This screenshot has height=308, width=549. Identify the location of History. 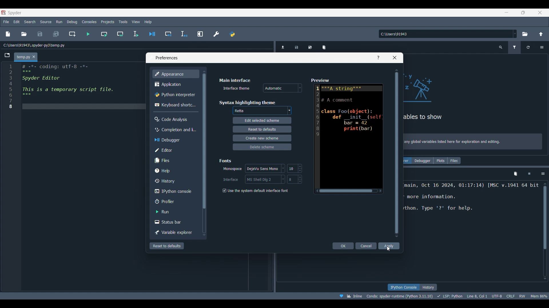
(174, 181).